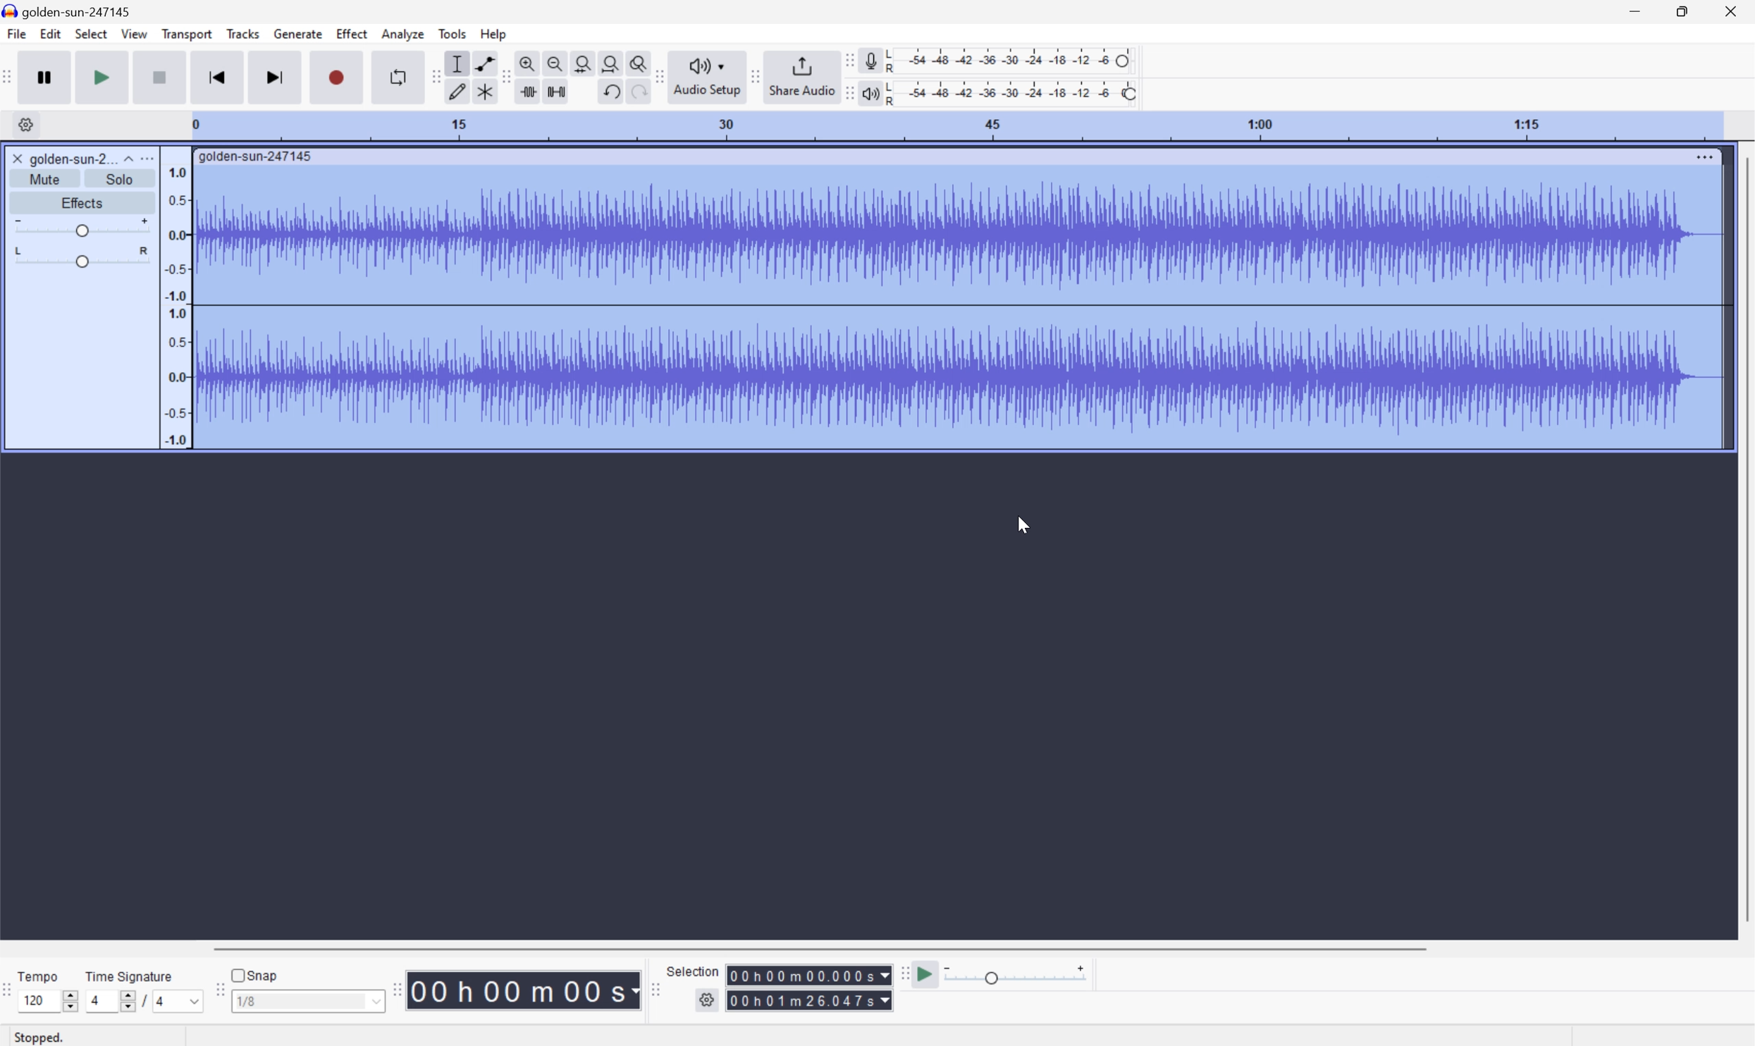  I want to click on Audacity audio share toolbar, so click(660, 74).